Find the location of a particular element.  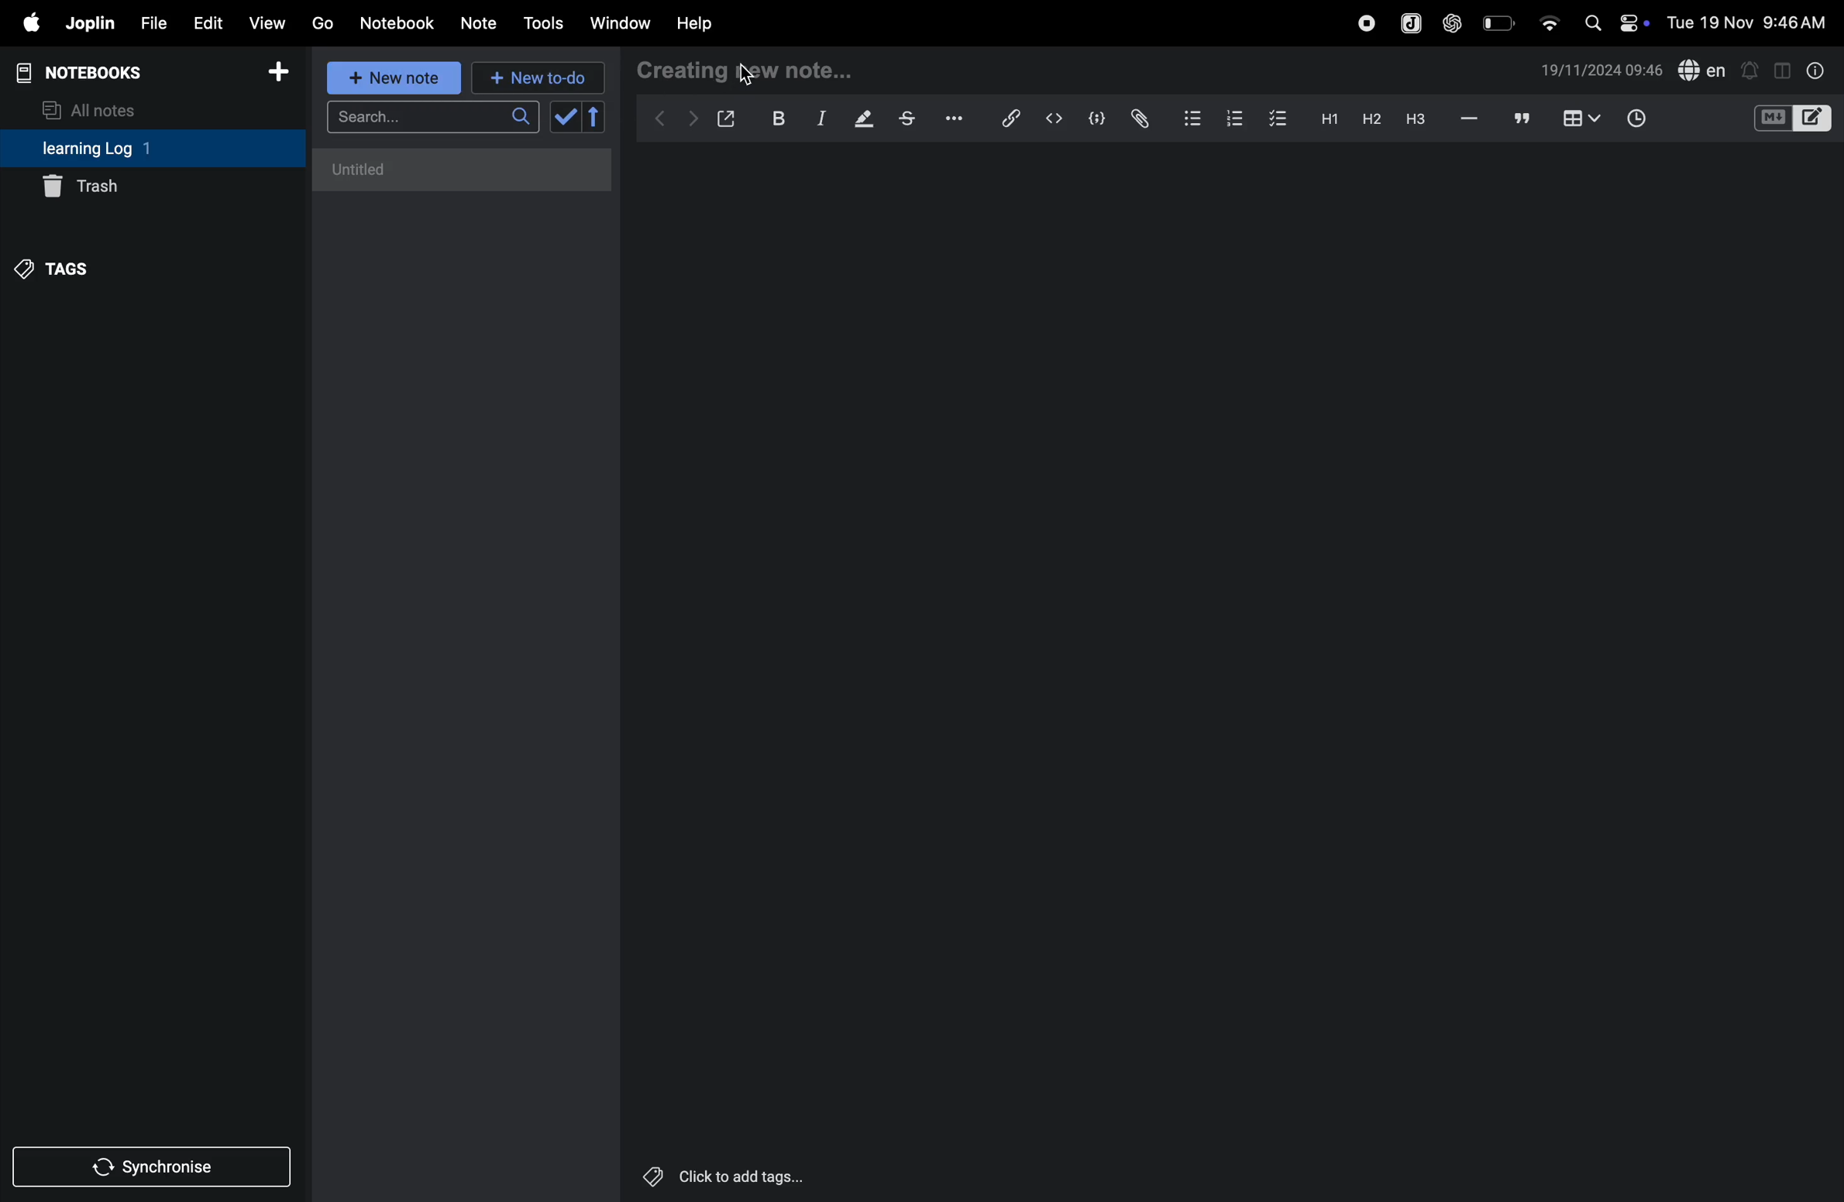

window is located at coordinates (621, 22).